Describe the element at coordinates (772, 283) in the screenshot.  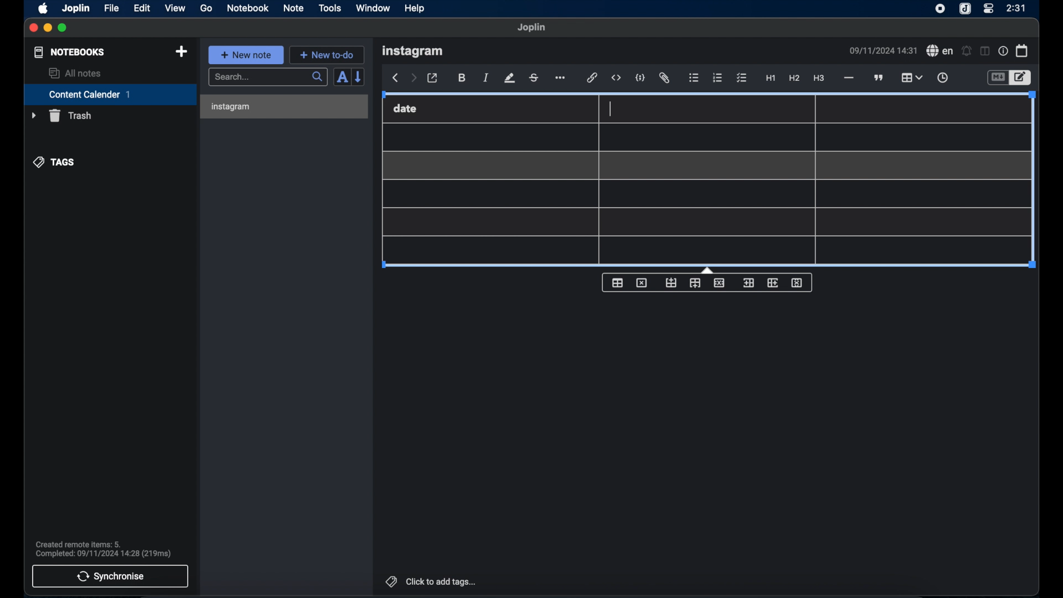
I see `insert column after` at that location.